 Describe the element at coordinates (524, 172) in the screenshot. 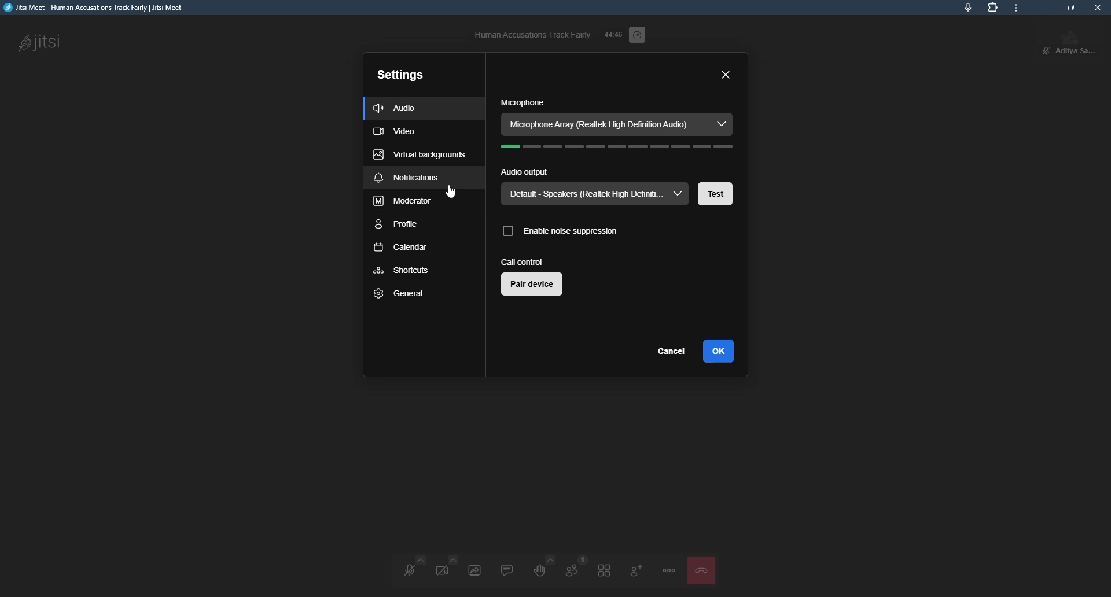

I see `audio output` at that location.